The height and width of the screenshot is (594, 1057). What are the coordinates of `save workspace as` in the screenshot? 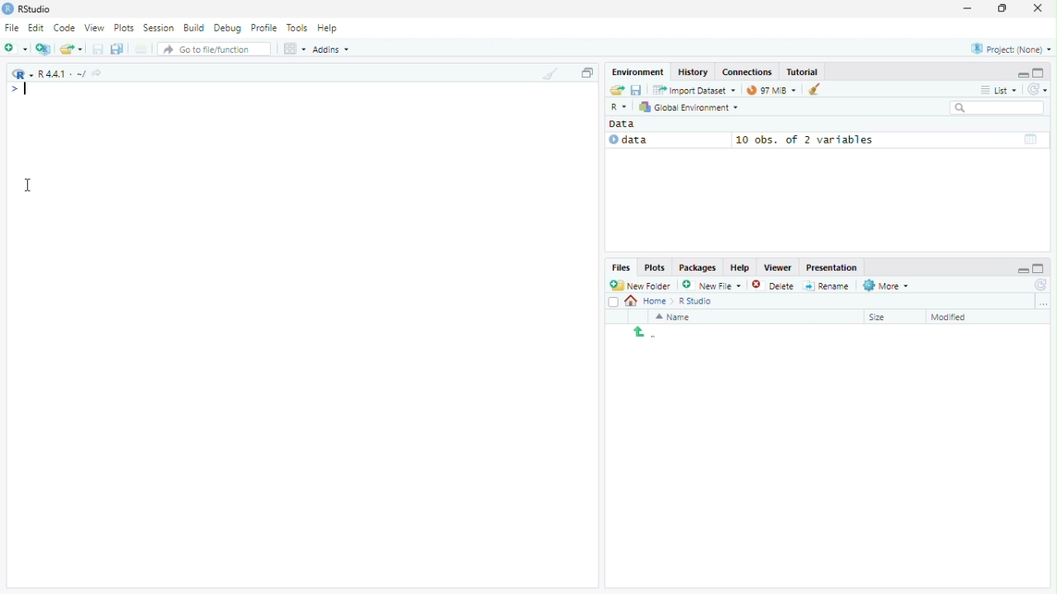 It's located at (638, 91).